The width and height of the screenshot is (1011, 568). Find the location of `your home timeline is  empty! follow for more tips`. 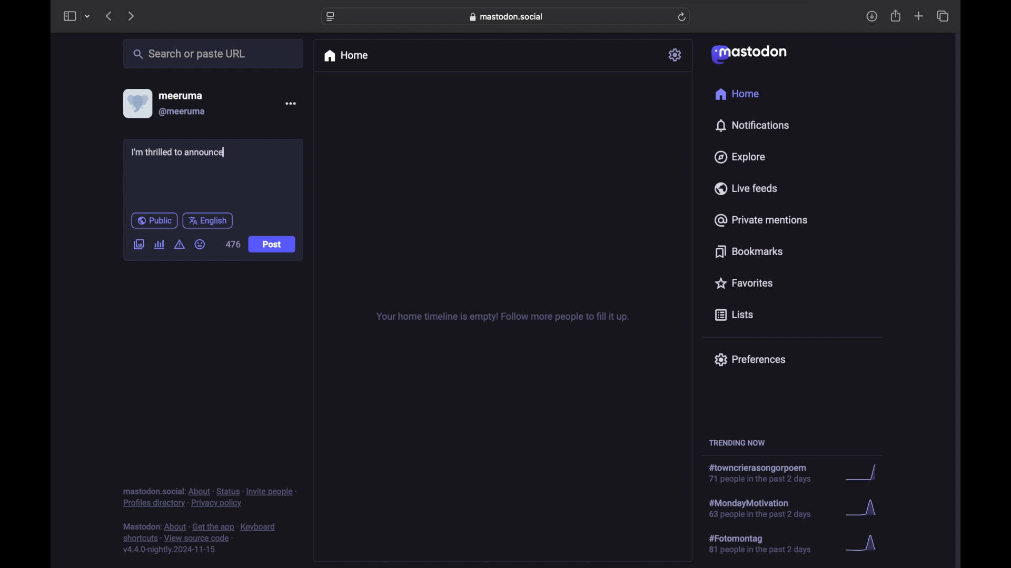

your home timeline is  empty! follow for more tips is located at coordinates (501, 317).